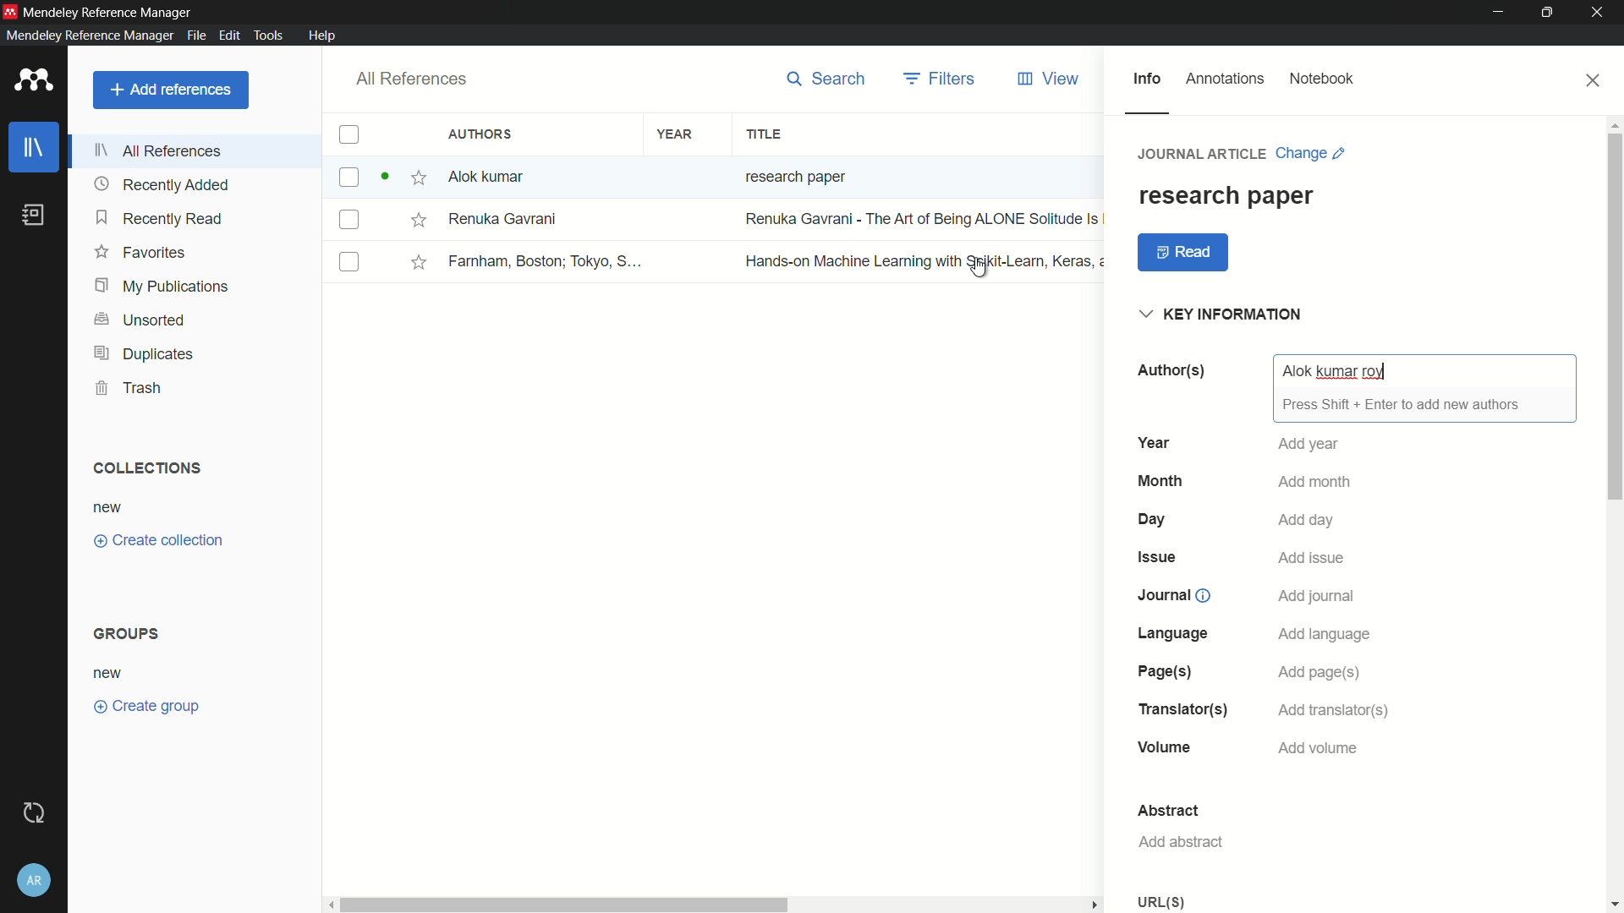  Describe the element at coordinates (195, 35) in the screenshot. I see `file menu` at that location.